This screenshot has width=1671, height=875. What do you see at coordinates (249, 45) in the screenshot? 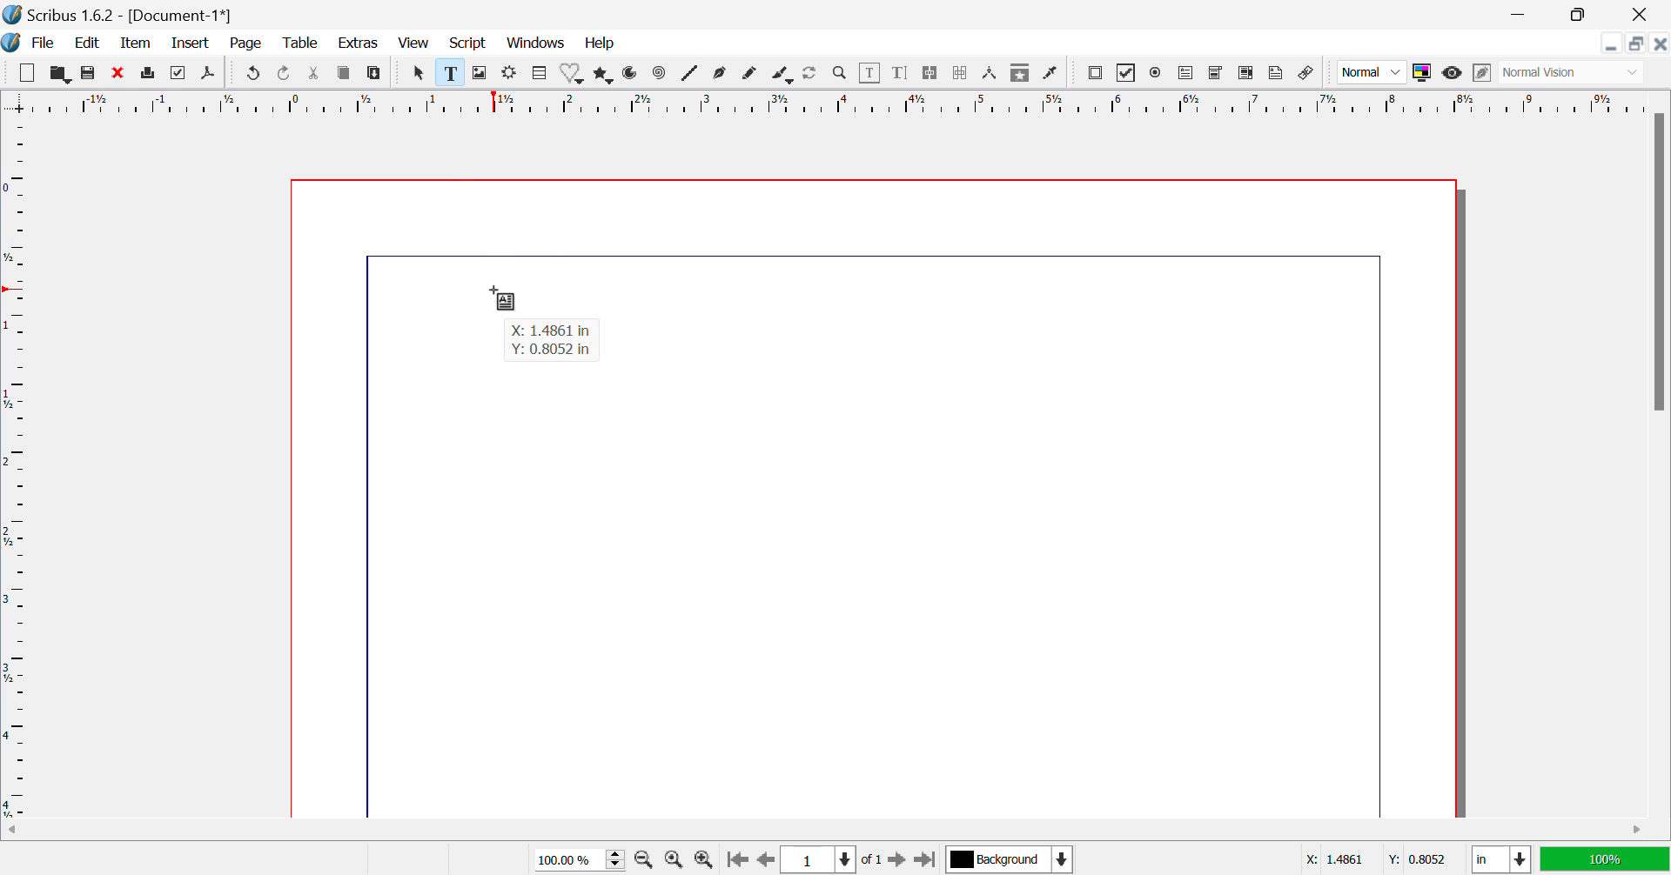
I see `Page` at bounding box center [249, 45].